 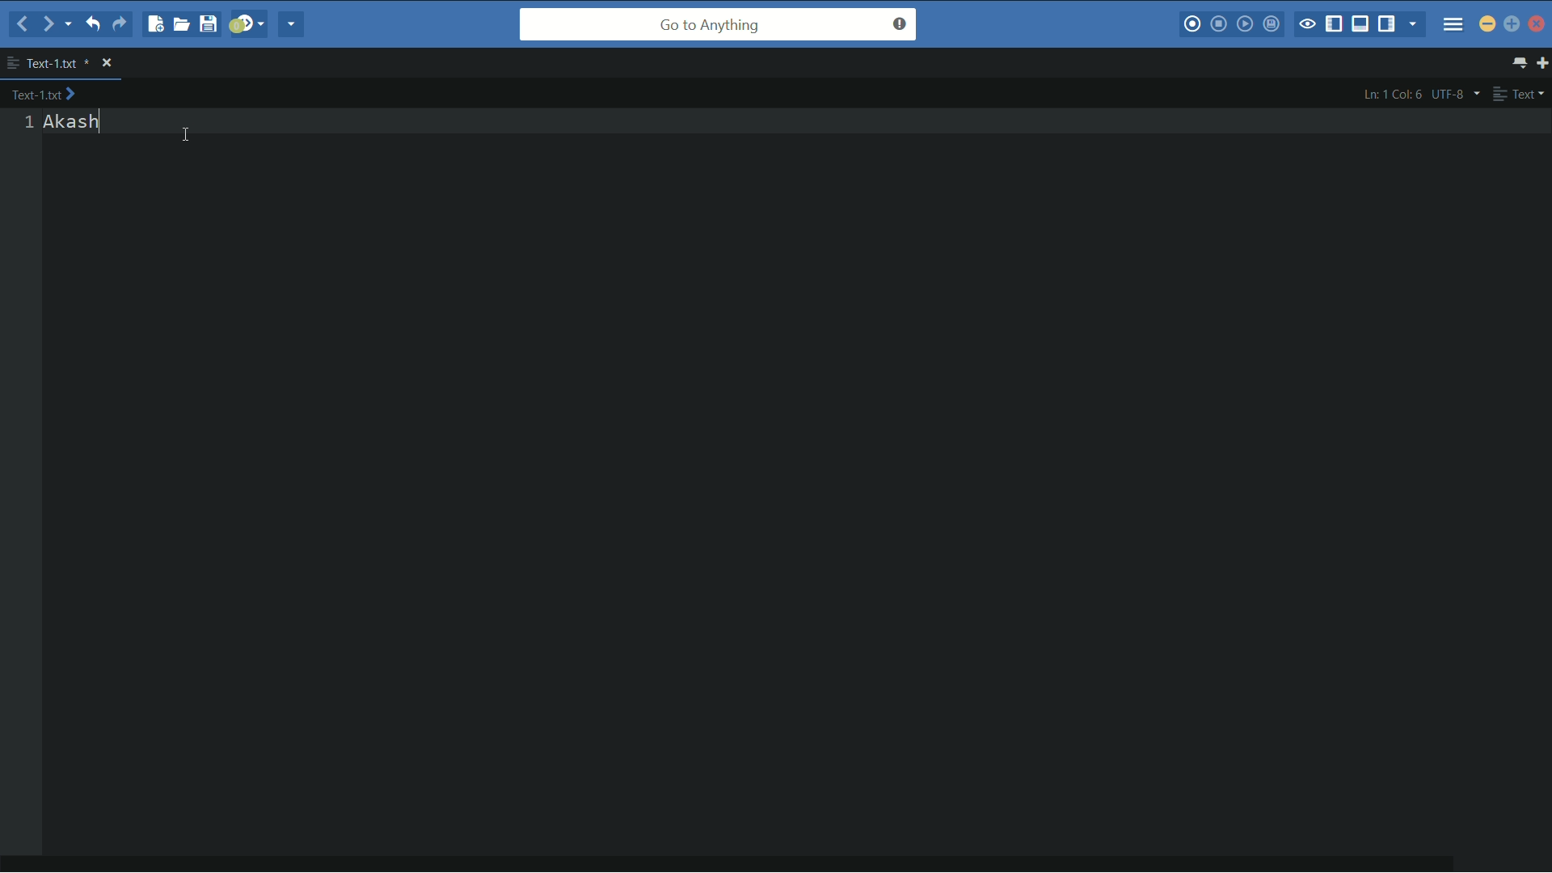 What do you see at coordinates (107, 62) in the screenshot?
I see `close` at bounding box center [107, 62].